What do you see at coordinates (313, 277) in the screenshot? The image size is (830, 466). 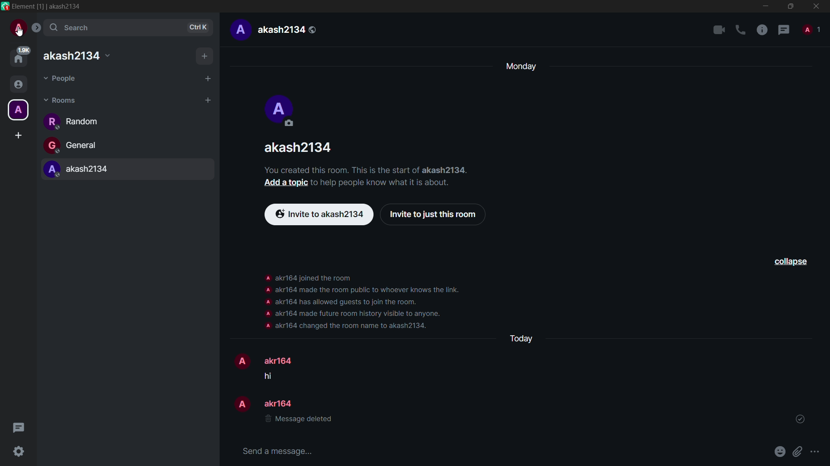 I see `akr164 joined the room` at bounding box center [313, 277].